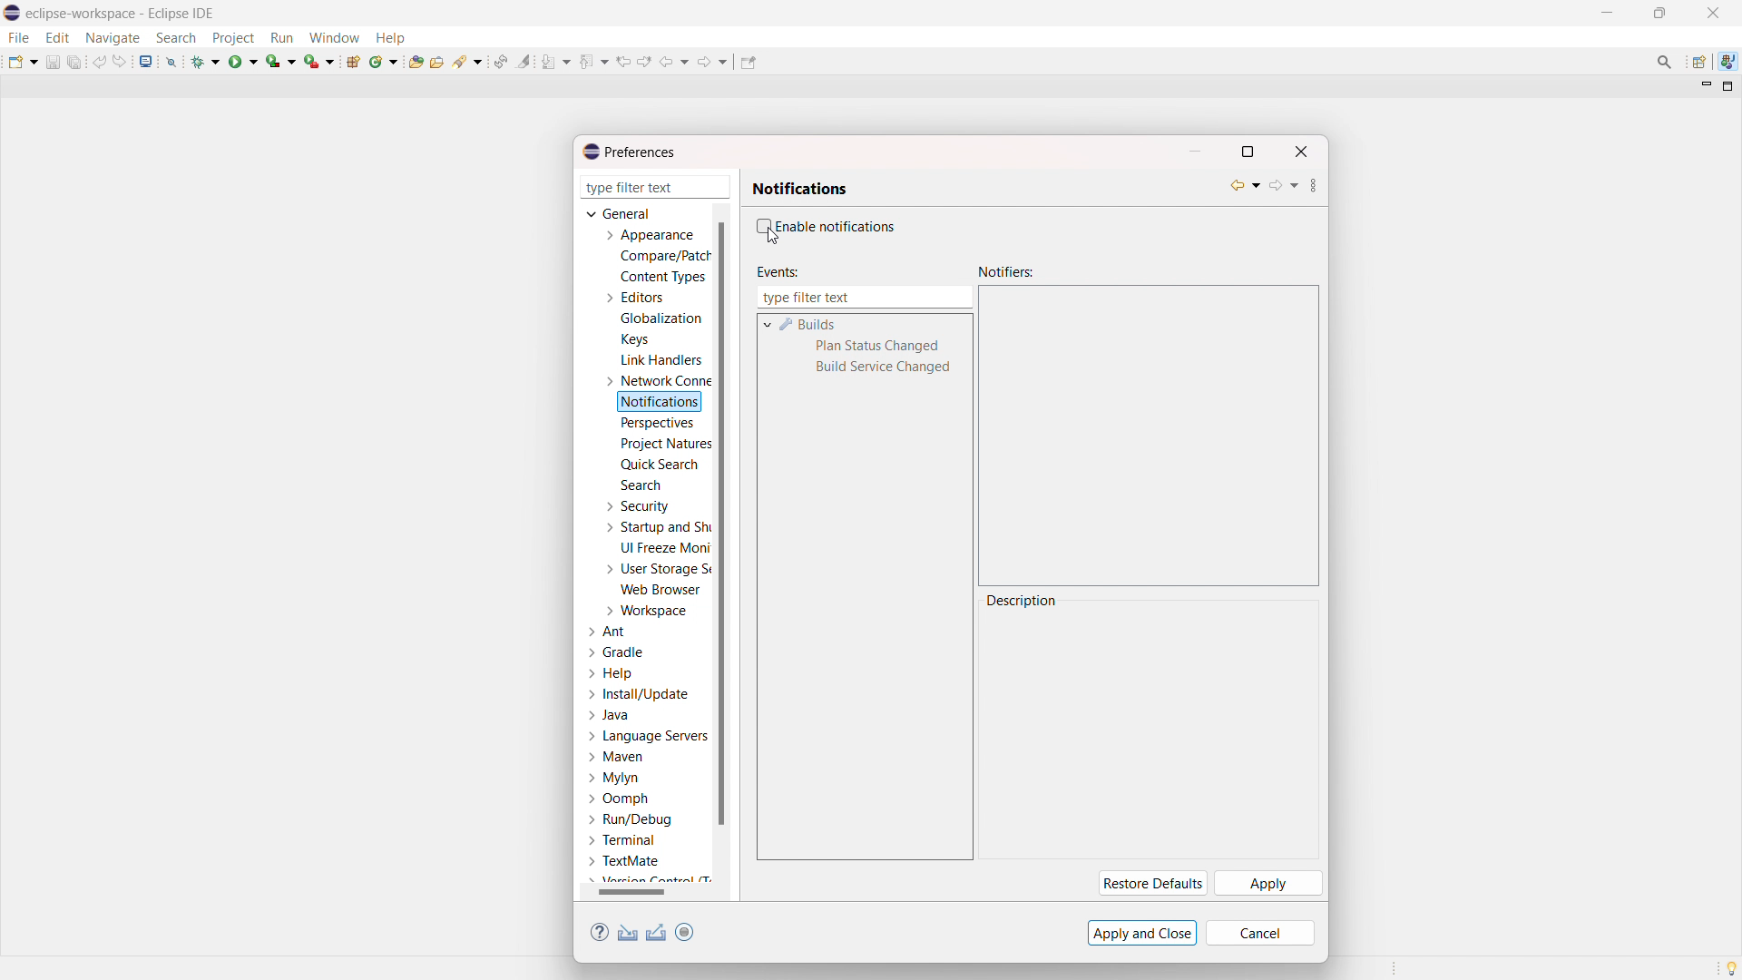 This screenshot has width=1742, height=980. What do you see at coordinates (334, 37) in the screenshot?
I see `window` at bounding box center [334, 37].